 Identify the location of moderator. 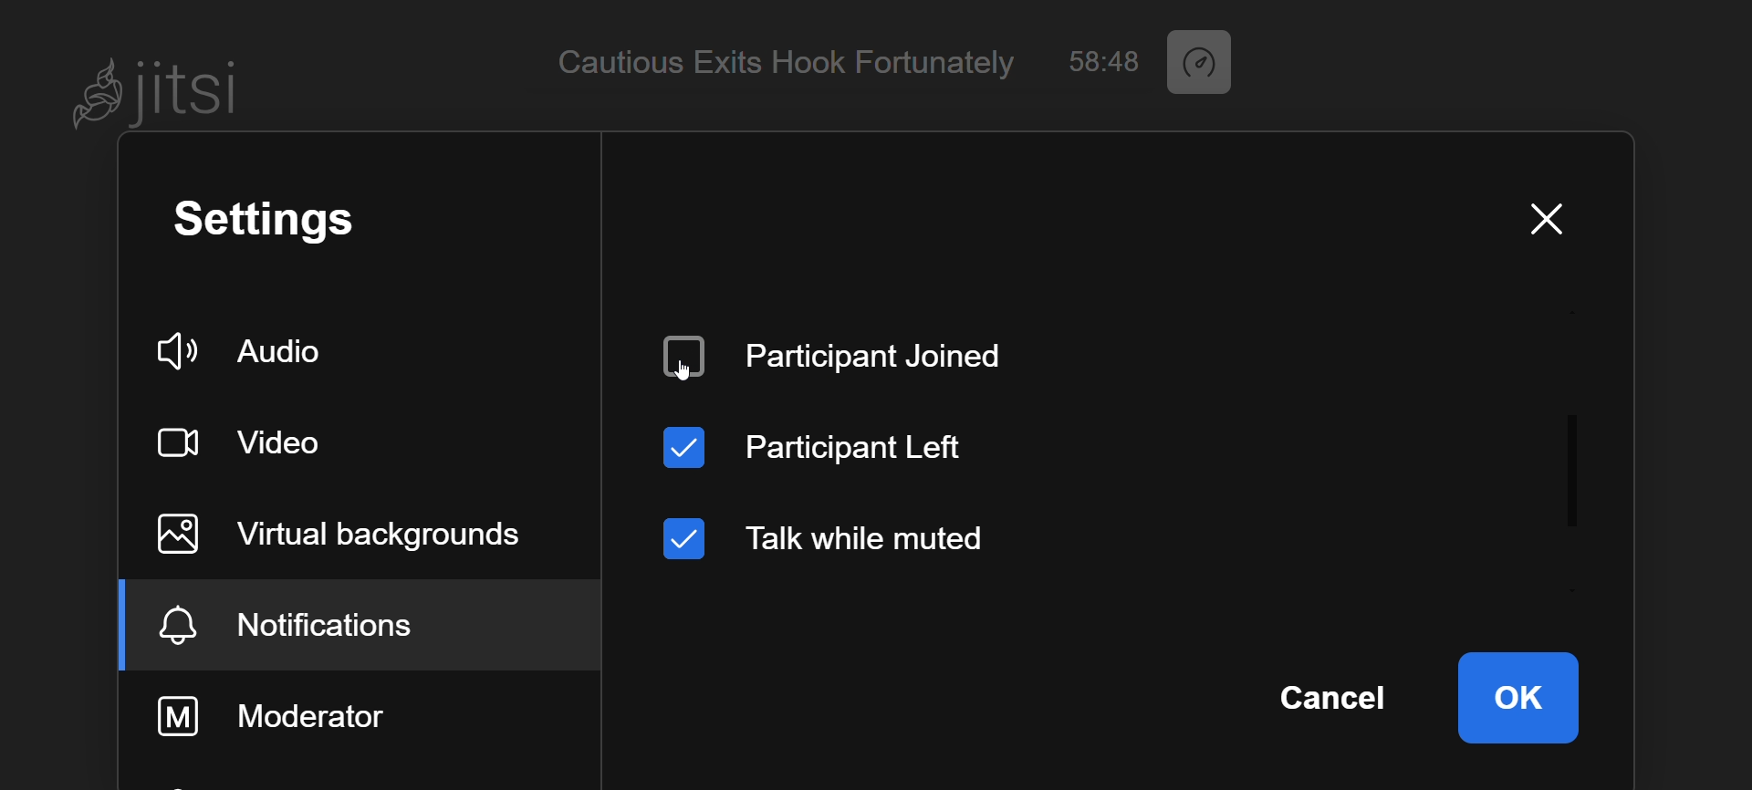
(302, 717).